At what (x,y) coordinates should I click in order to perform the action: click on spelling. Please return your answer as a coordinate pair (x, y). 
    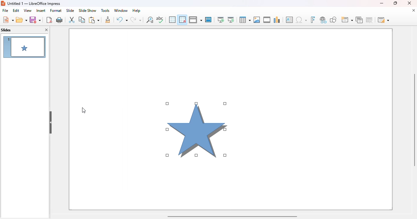
    Looking at the image, I should click on (160, 19).